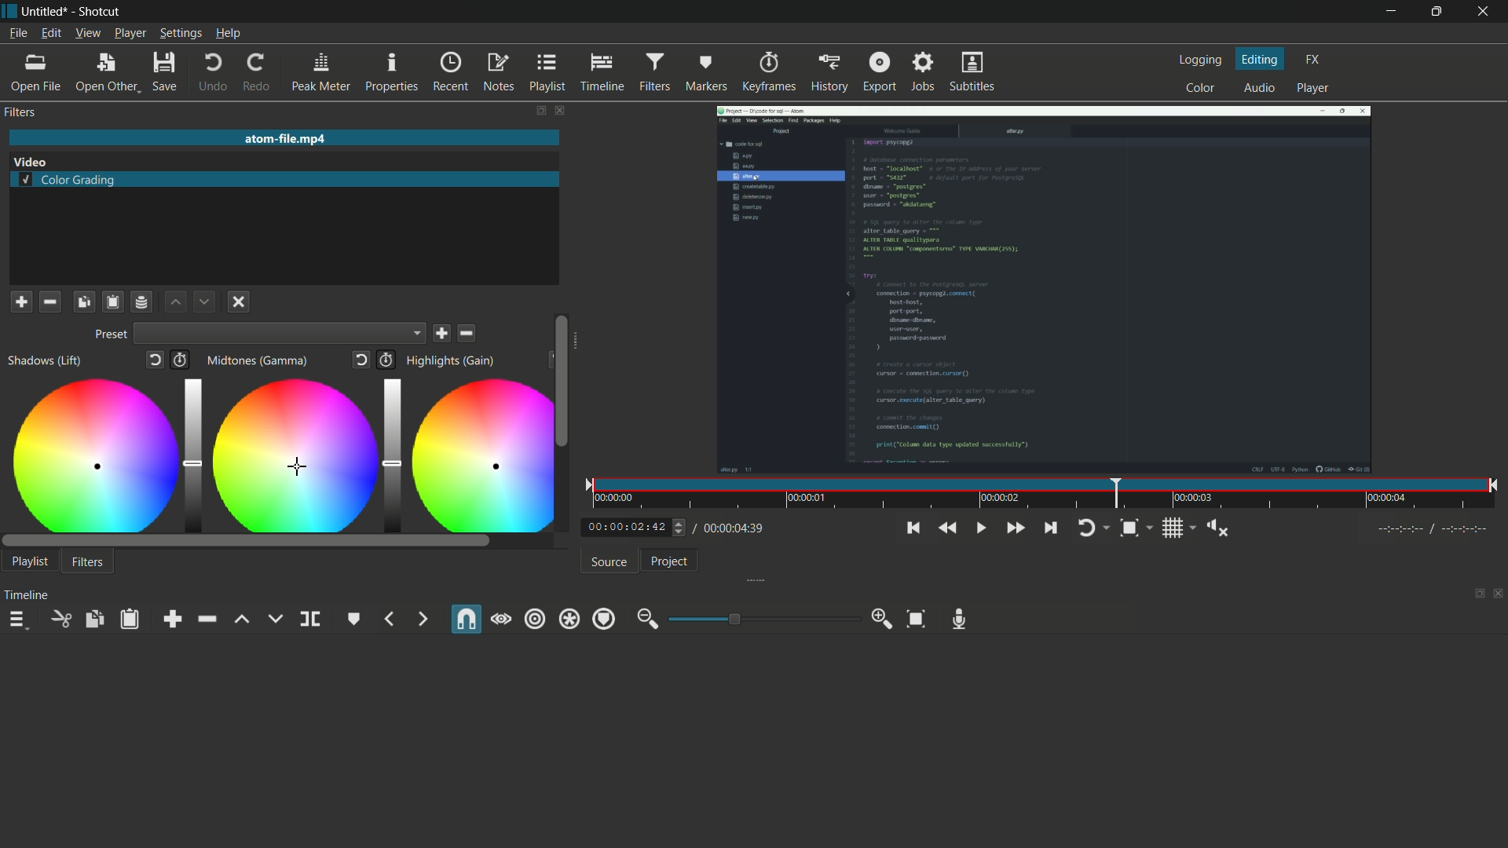  Describe the element at coordinates (705, 73) in the screenshot. I see `markers` at that location.